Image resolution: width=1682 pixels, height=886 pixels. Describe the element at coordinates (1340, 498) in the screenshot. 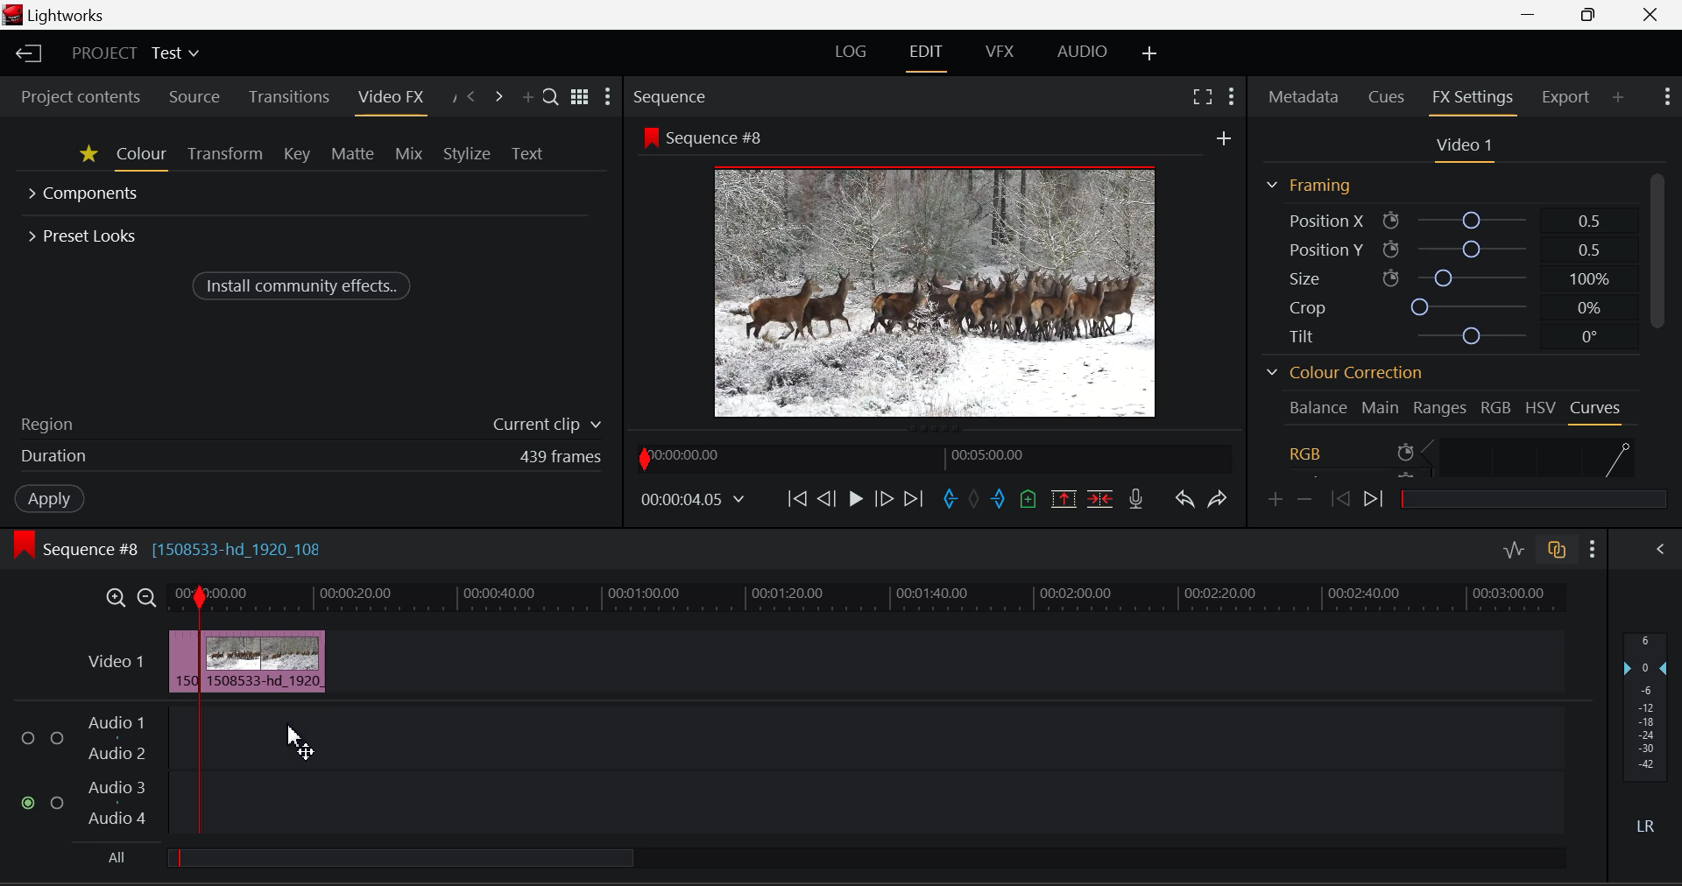

I see `Previous keyframe` at that location.